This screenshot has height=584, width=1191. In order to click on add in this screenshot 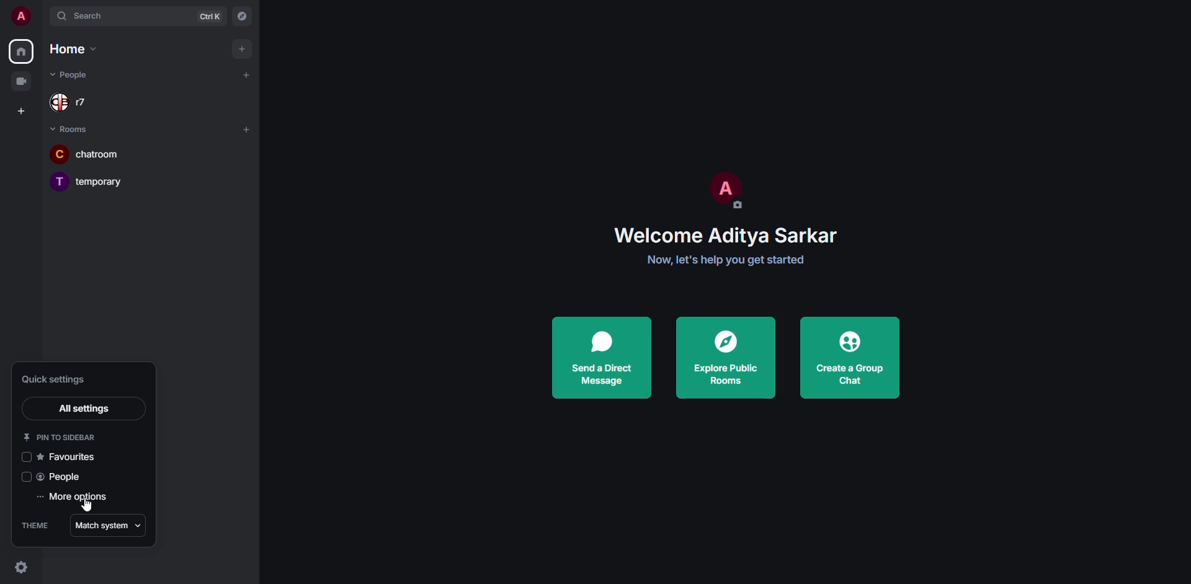, I will do `click(246, 74)`.